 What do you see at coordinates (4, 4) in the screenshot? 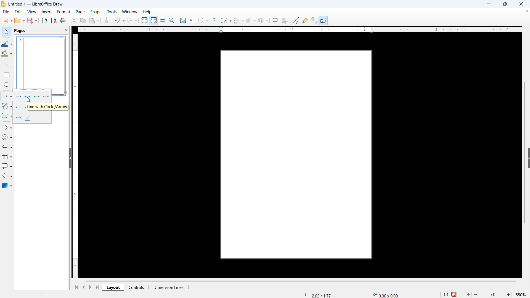
I see `Logo ` at bounding box center [4, 4].